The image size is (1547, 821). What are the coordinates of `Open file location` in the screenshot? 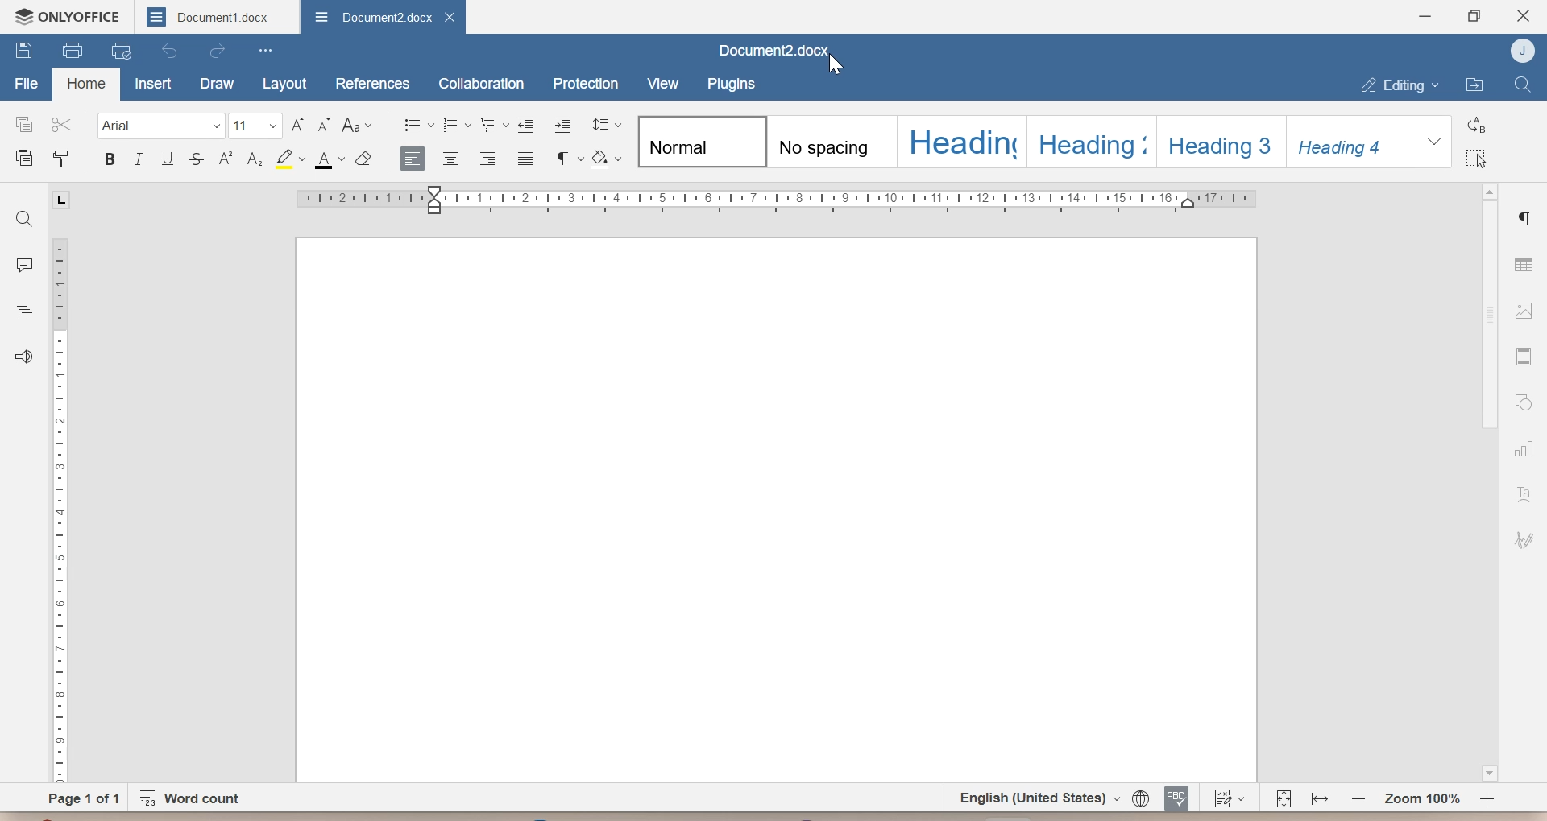 It's located at (1476, 85).